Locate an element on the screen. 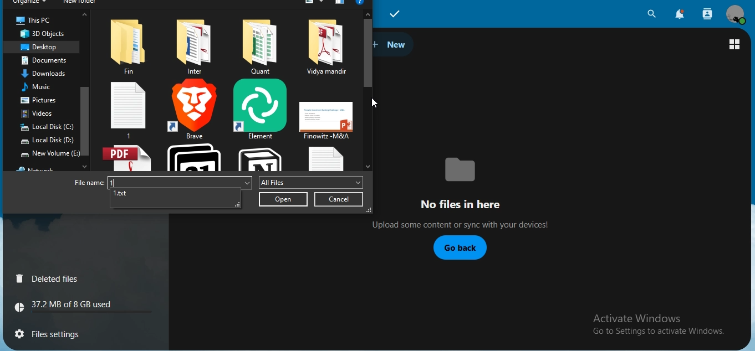 The image size is (755, 351). view profile is located at coordinates (736, 14).